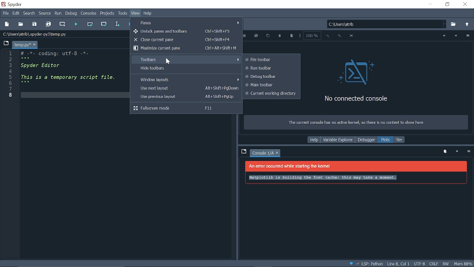  I want to click on Debug file, so click(129, 24).